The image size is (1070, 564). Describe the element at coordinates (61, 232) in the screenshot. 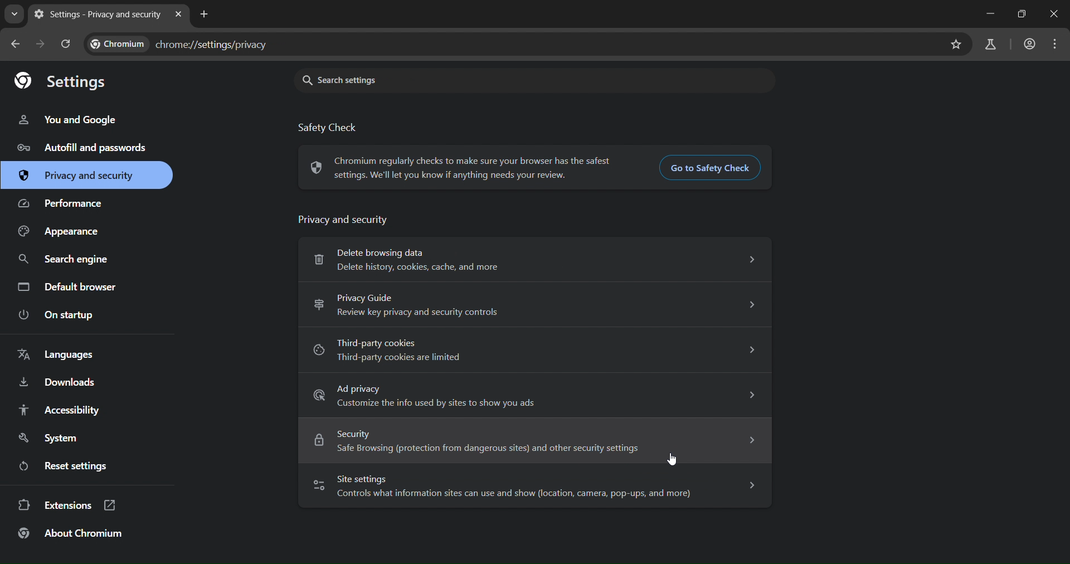

I see `appearance` at that location.